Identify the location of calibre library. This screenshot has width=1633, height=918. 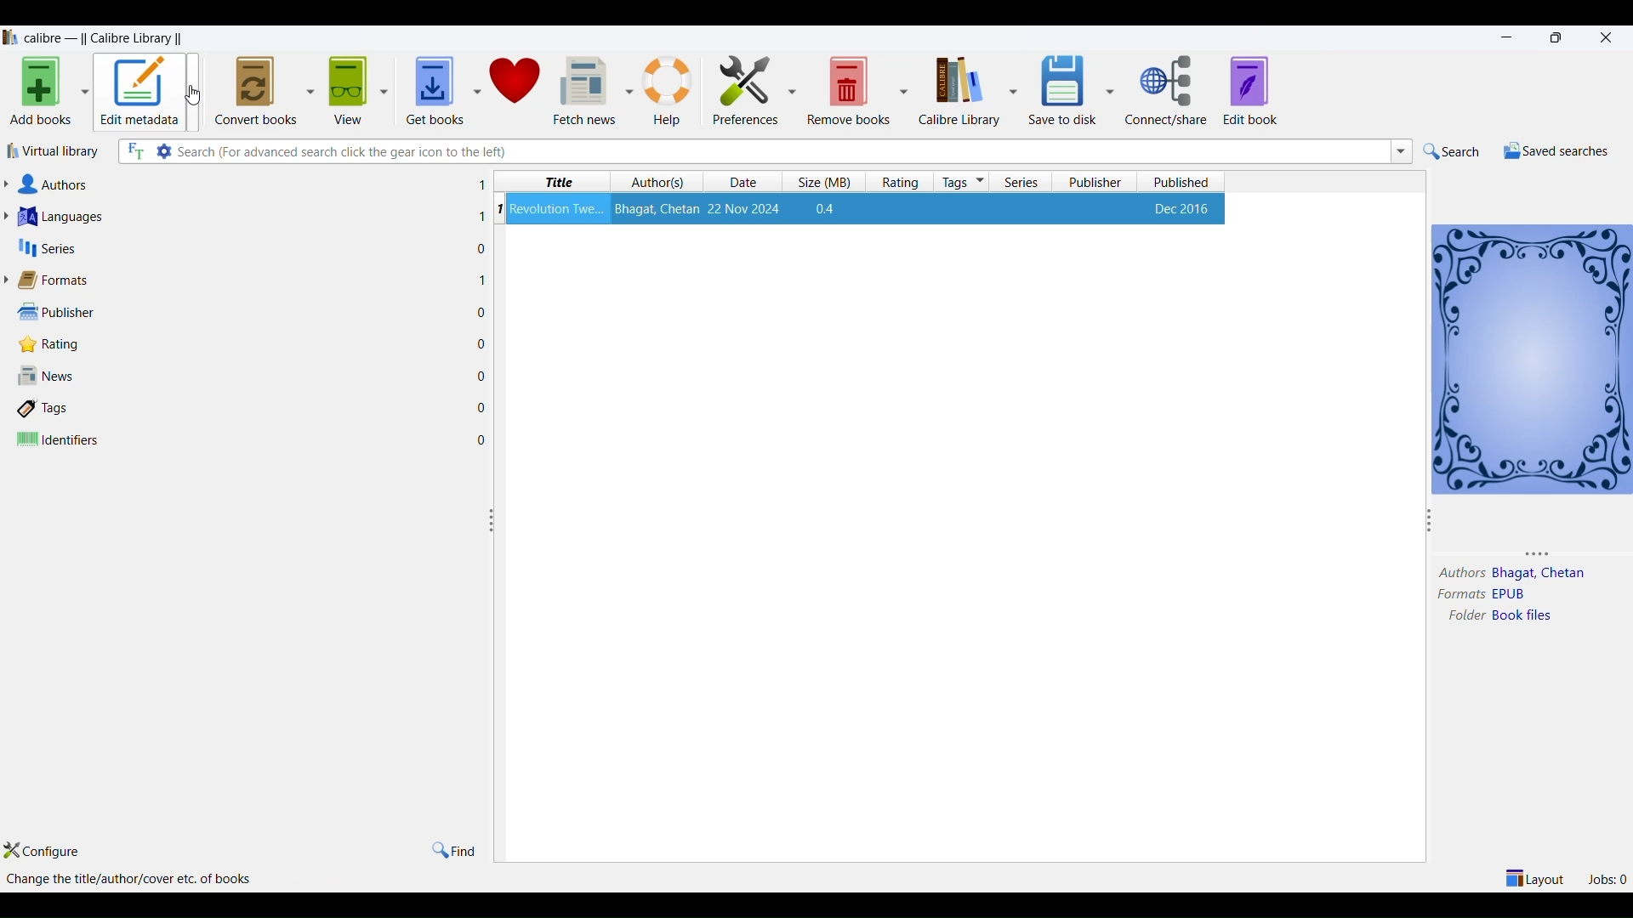
(959, 90).